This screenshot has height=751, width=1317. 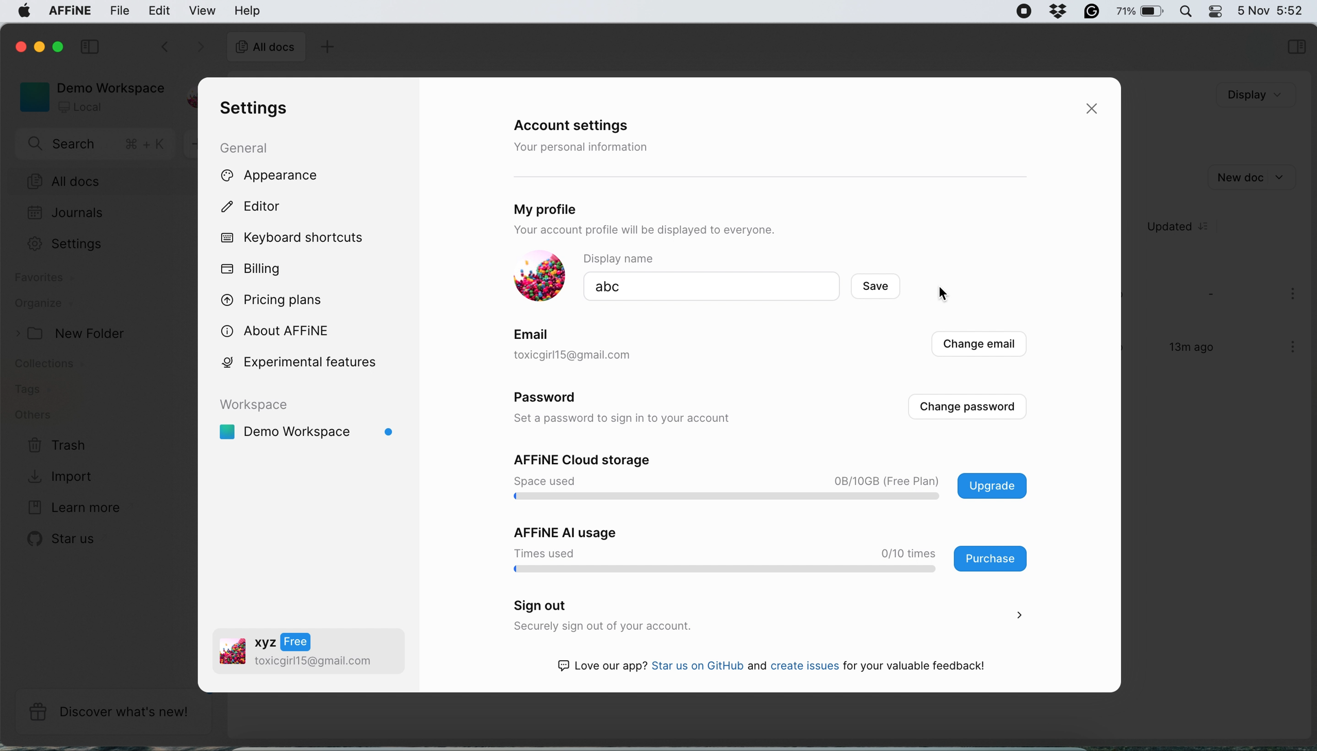 What do you see at coordinates (774, 479) in the screenshot?
I see `affine cloud storage` at bounding box center [774, 479].